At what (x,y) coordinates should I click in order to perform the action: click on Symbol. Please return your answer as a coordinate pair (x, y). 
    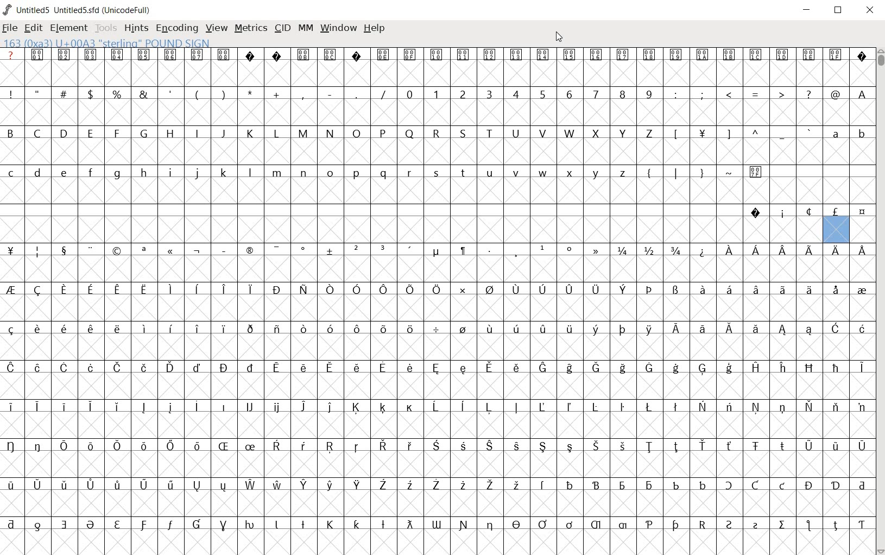
    Looking at the image, I should click on (568, 369).